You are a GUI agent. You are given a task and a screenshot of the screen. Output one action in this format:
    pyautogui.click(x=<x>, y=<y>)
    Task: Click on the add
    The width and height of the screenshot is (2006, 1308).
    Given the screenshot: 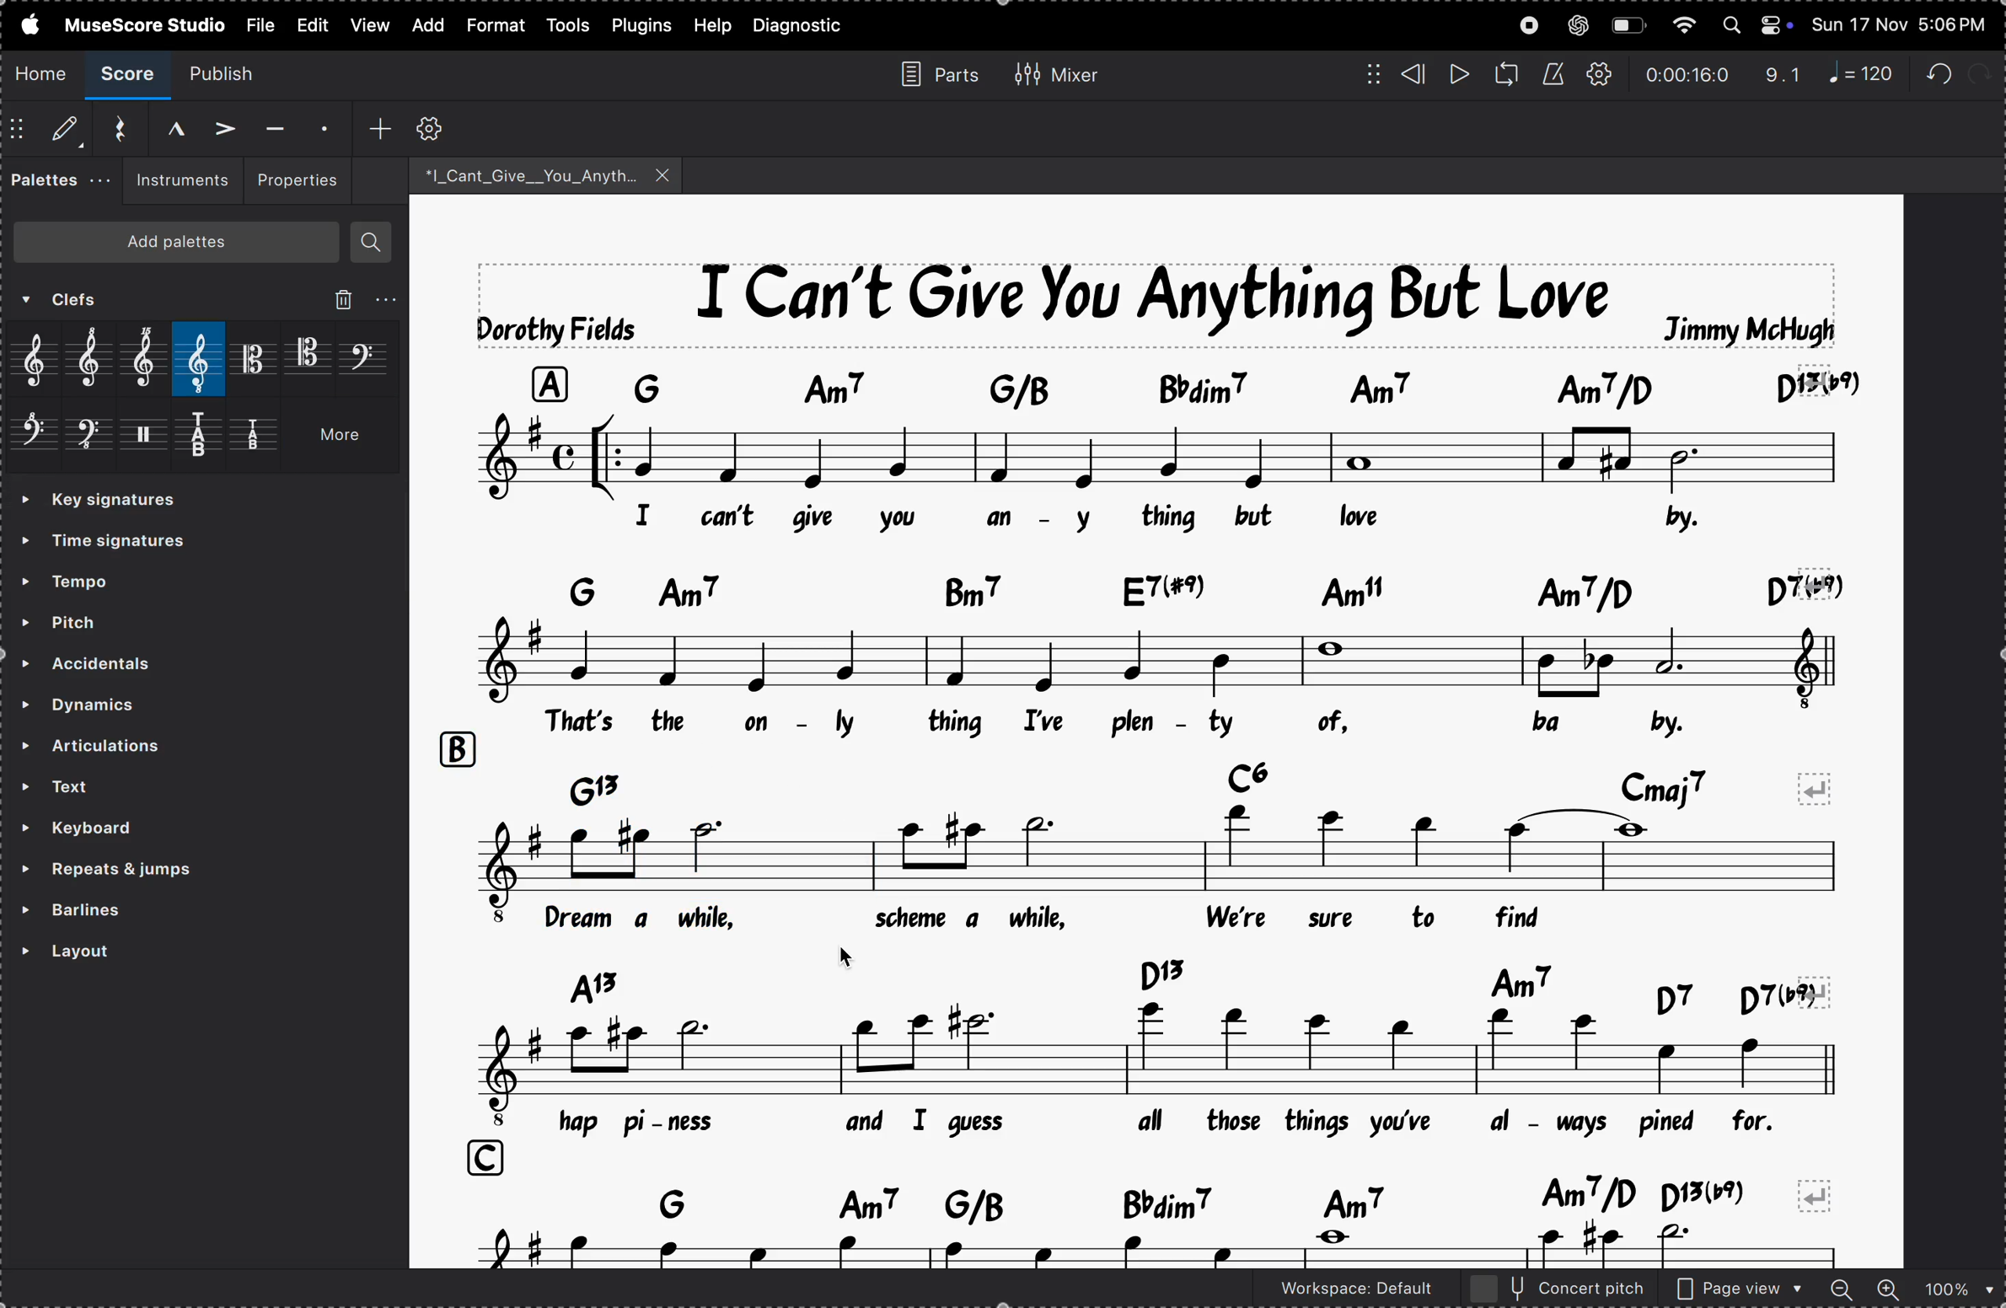 What is the action you would take?
    pyautogui.click(x=380, y=126)
    